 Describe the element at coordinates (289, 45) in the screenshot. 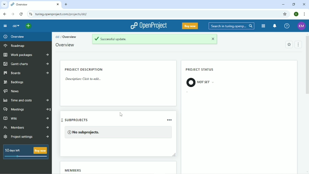

I see `Add to favorites` at that location.